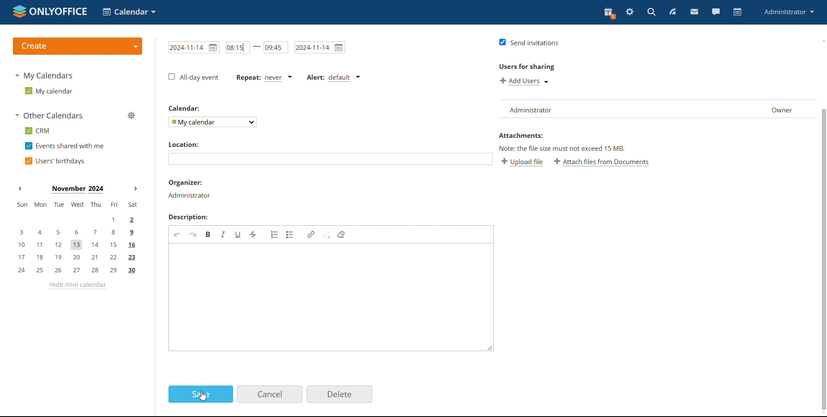 This screenshot has height=417, width=827. I want to click on my calendar, so click(48, 90).